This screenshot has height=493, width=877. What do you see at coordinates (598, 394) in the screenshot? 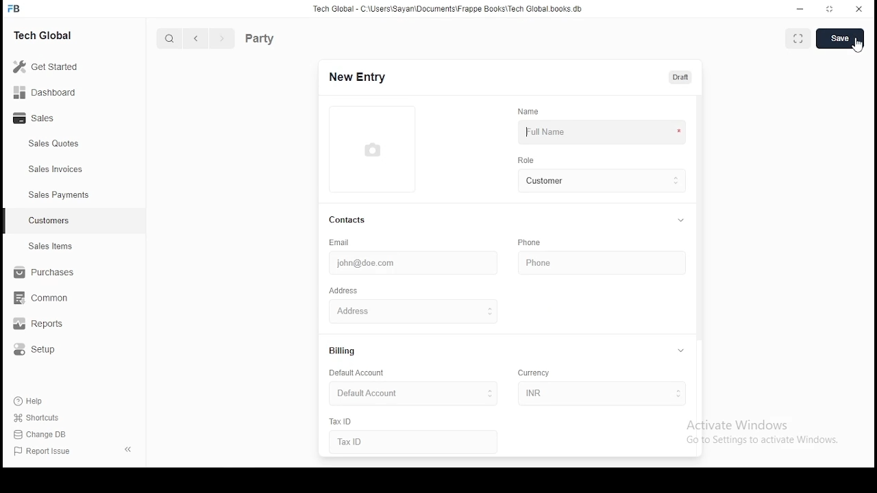
I see `inr` at bounding box center [598, 394].